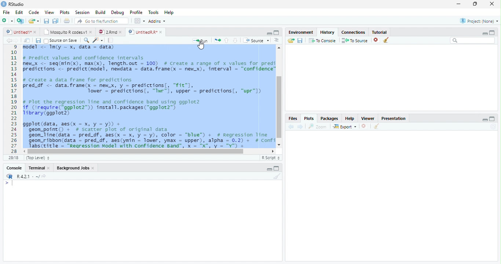 The width and height of the screenshot is (501, 264). What do you see at coordinates (13, 47) in the screenshot?
I see `1` at bounding box center [13, 47].